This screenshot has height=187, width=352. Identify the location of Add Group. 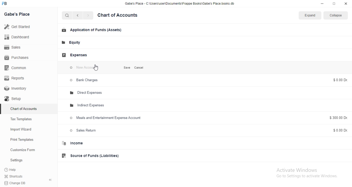
(120, 56).